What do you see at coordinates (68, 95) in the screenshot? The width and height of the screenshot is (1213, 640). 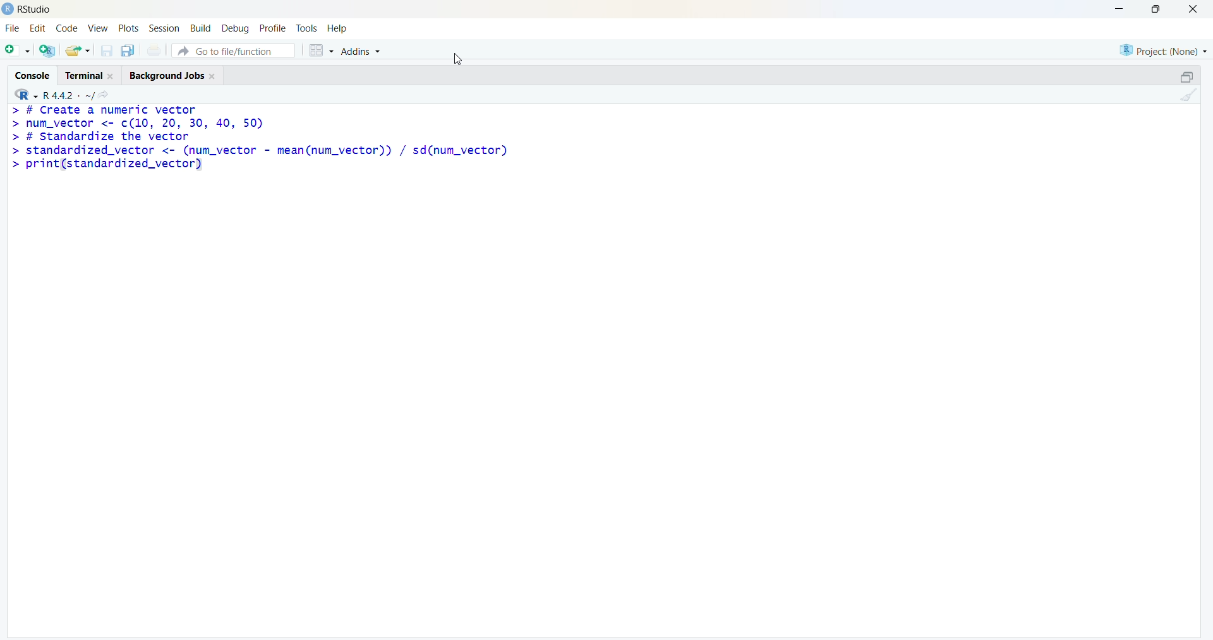 I see `R 4.4.2 ~/` at bounding box center [68, 95].